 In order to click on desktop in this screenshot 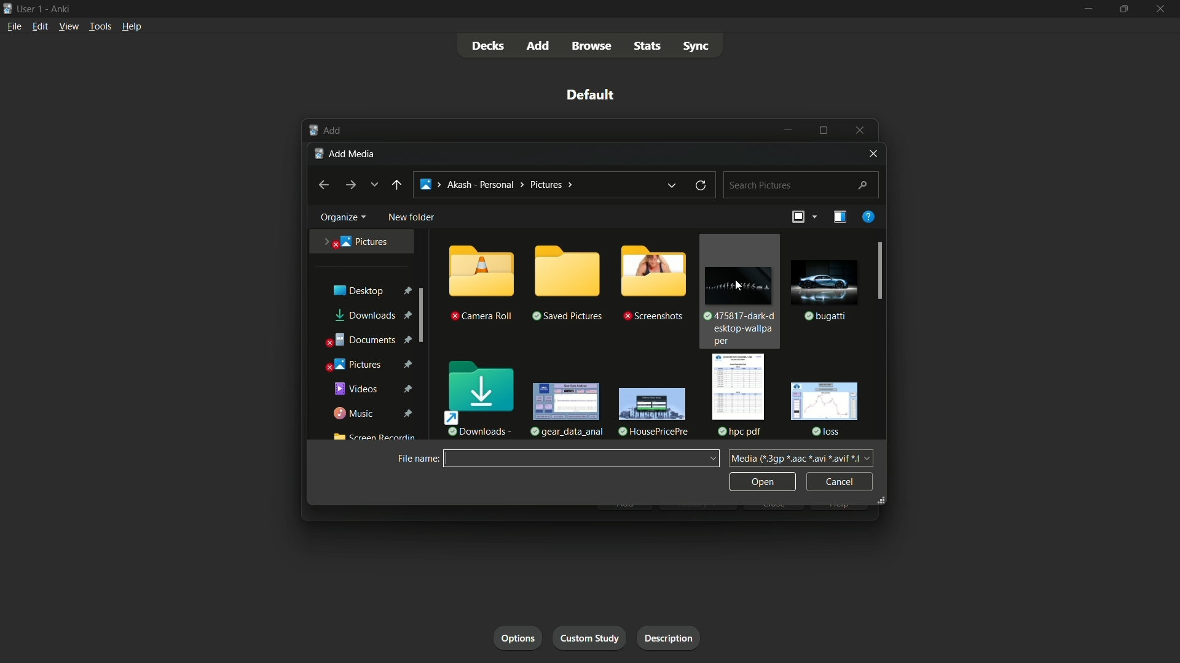, I will do `click(371, 291)`.